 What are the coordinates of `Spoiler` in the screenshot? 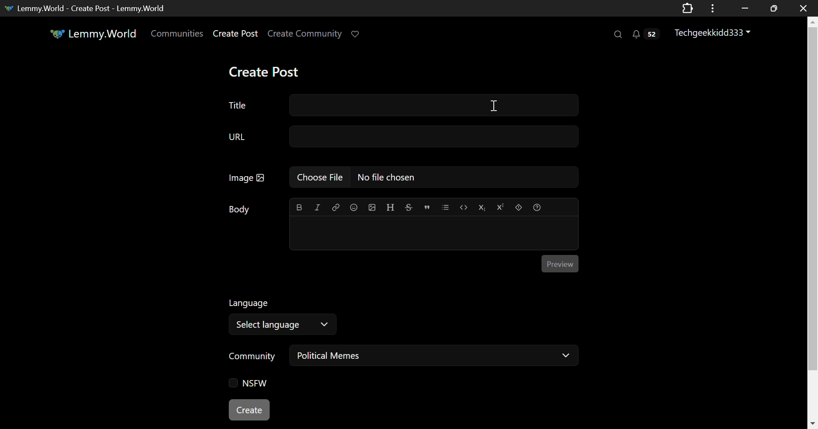 It's located at (518, 206).